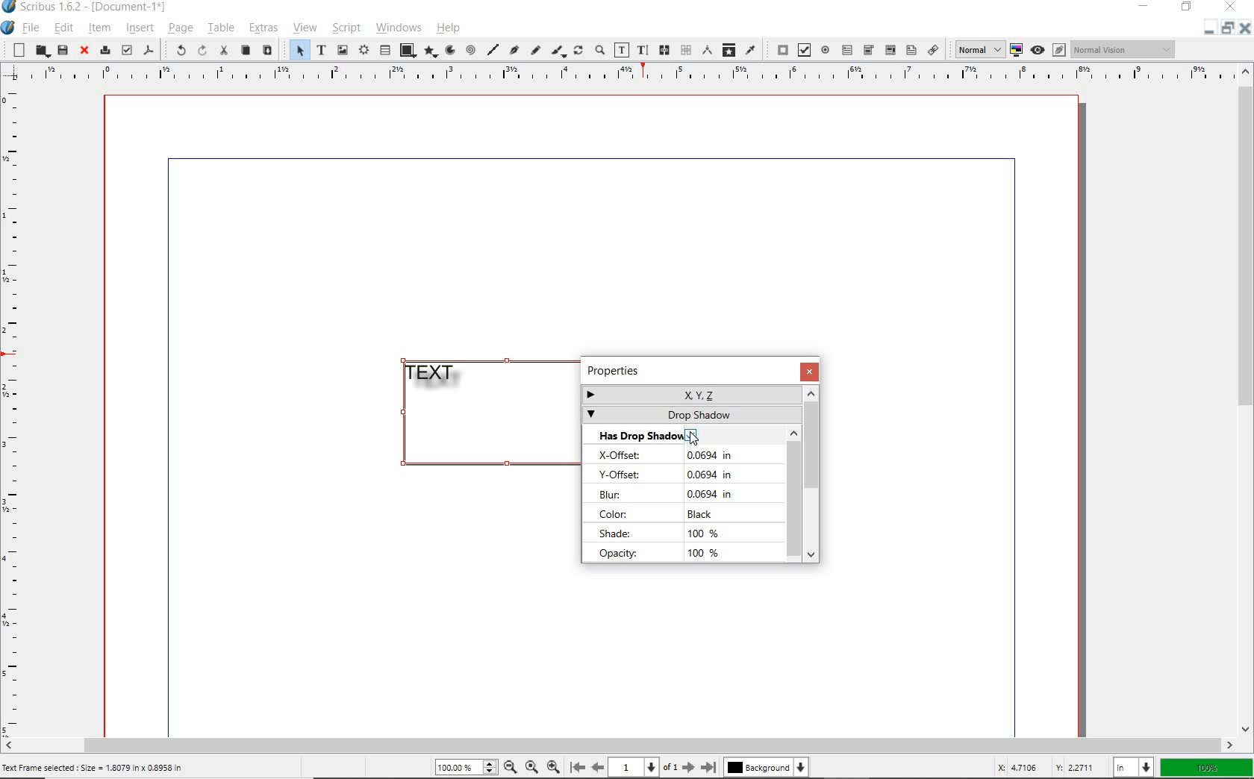  What do you see at coordinates (1134, 768) in the screenshot?
I see `select unit: in` at bounding box center [1134, 768].